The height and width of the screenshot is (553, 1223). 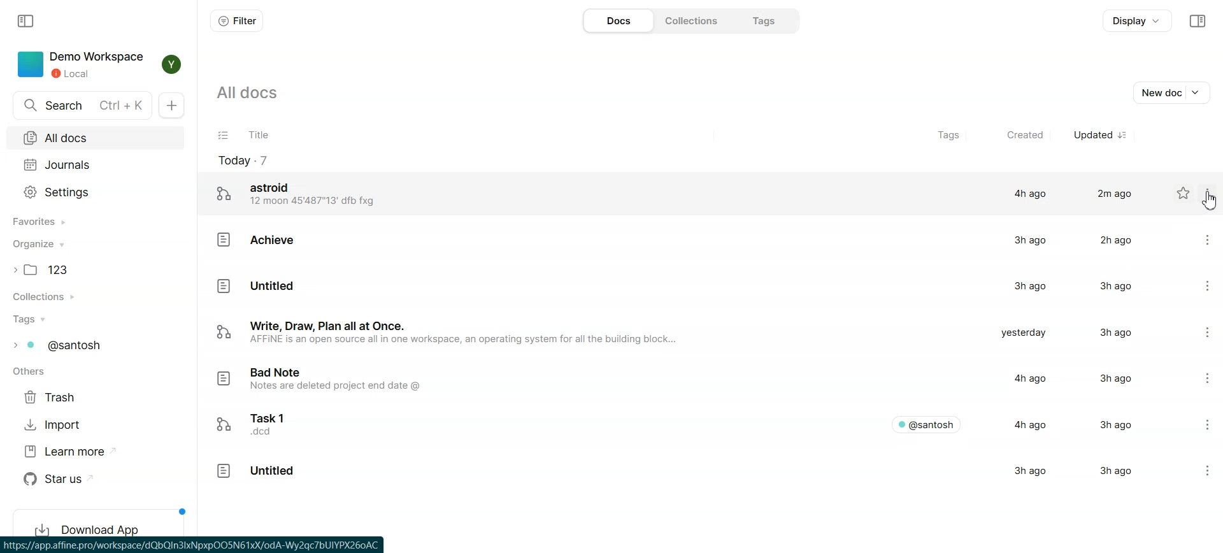 What do you see at coordinates (1026, 378) in the screenshot?
I see `4h ago` at bounding box center [1026, 378].